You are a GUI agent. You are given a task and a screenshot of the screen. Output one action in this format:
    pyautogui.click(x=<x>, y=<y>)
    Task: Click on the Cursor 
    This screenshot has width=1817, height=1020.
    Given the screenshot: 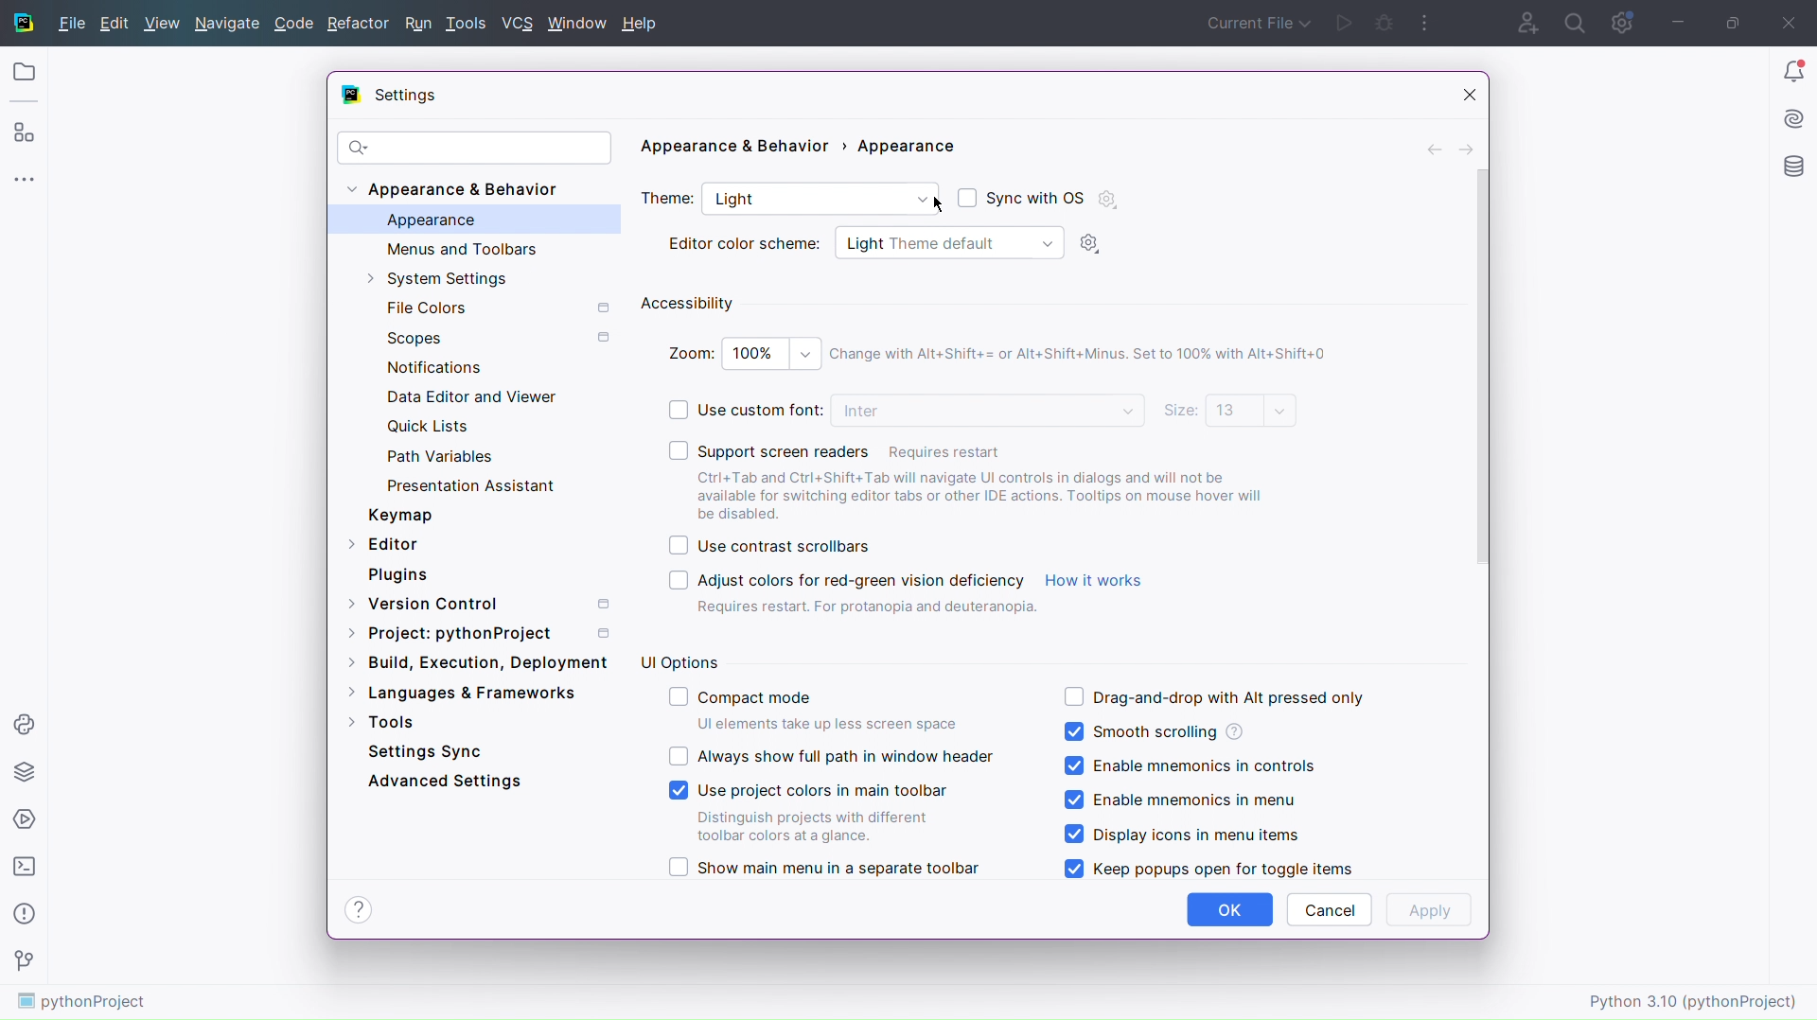 What is the action you would take?
    pyautogui.click(x=940, y=203)
    